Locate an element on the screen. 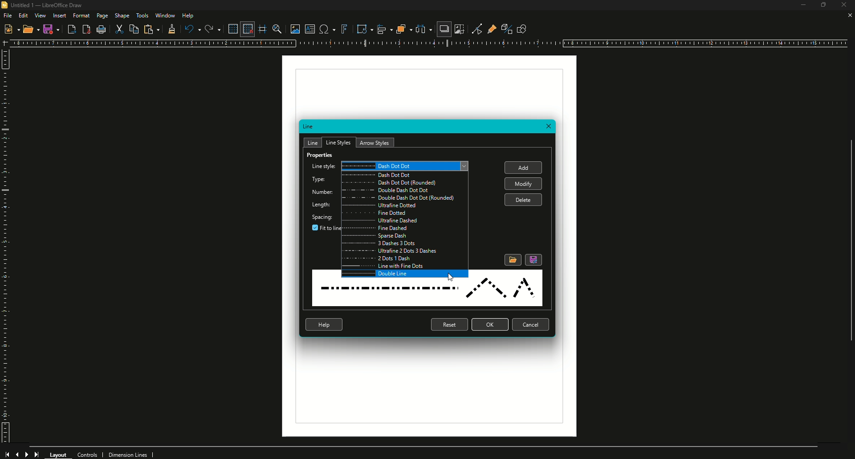  Double Dash Dot Dot (Rounded) is located at coordinates (406, 198).